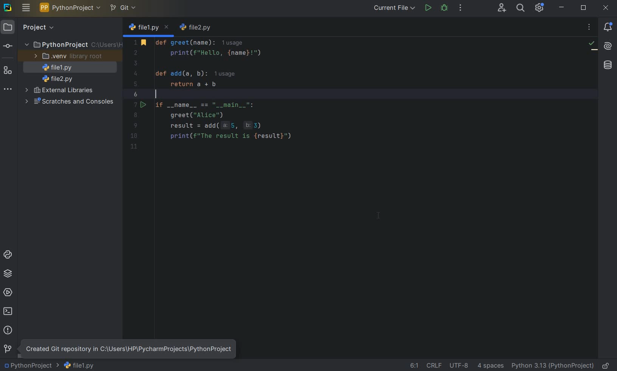  Describe the element at coordinates (55, 68) in the screenshot. I see `file name 1` at that location.